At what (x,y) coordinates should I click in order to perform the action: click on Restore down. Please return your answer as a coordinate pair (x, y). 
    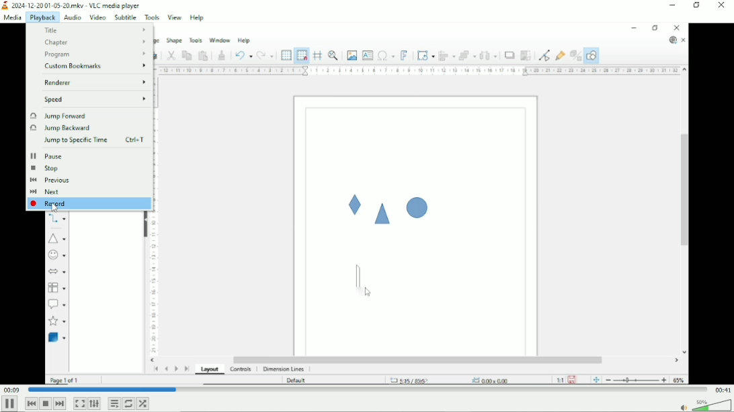
    Looking at the image, I should click on (697, 5).